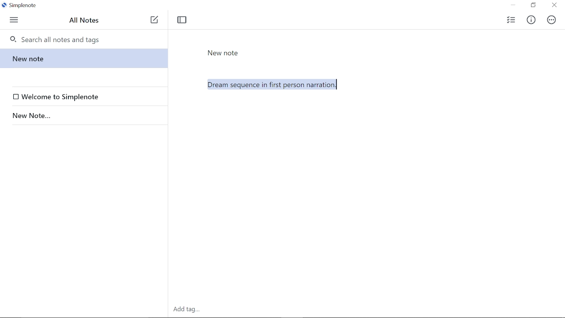  I want to click on New Note, so click(223, 53).